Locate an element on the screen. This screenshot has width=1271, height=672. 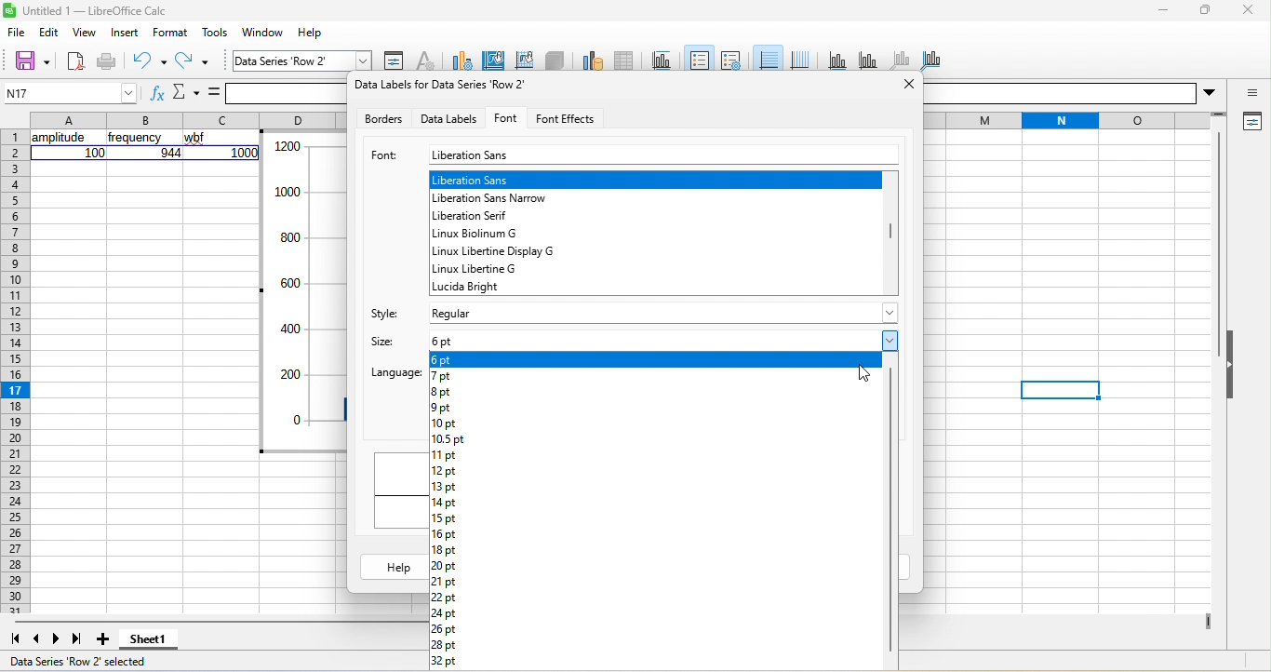
horizontal grid is located at coordinates (767, 57).